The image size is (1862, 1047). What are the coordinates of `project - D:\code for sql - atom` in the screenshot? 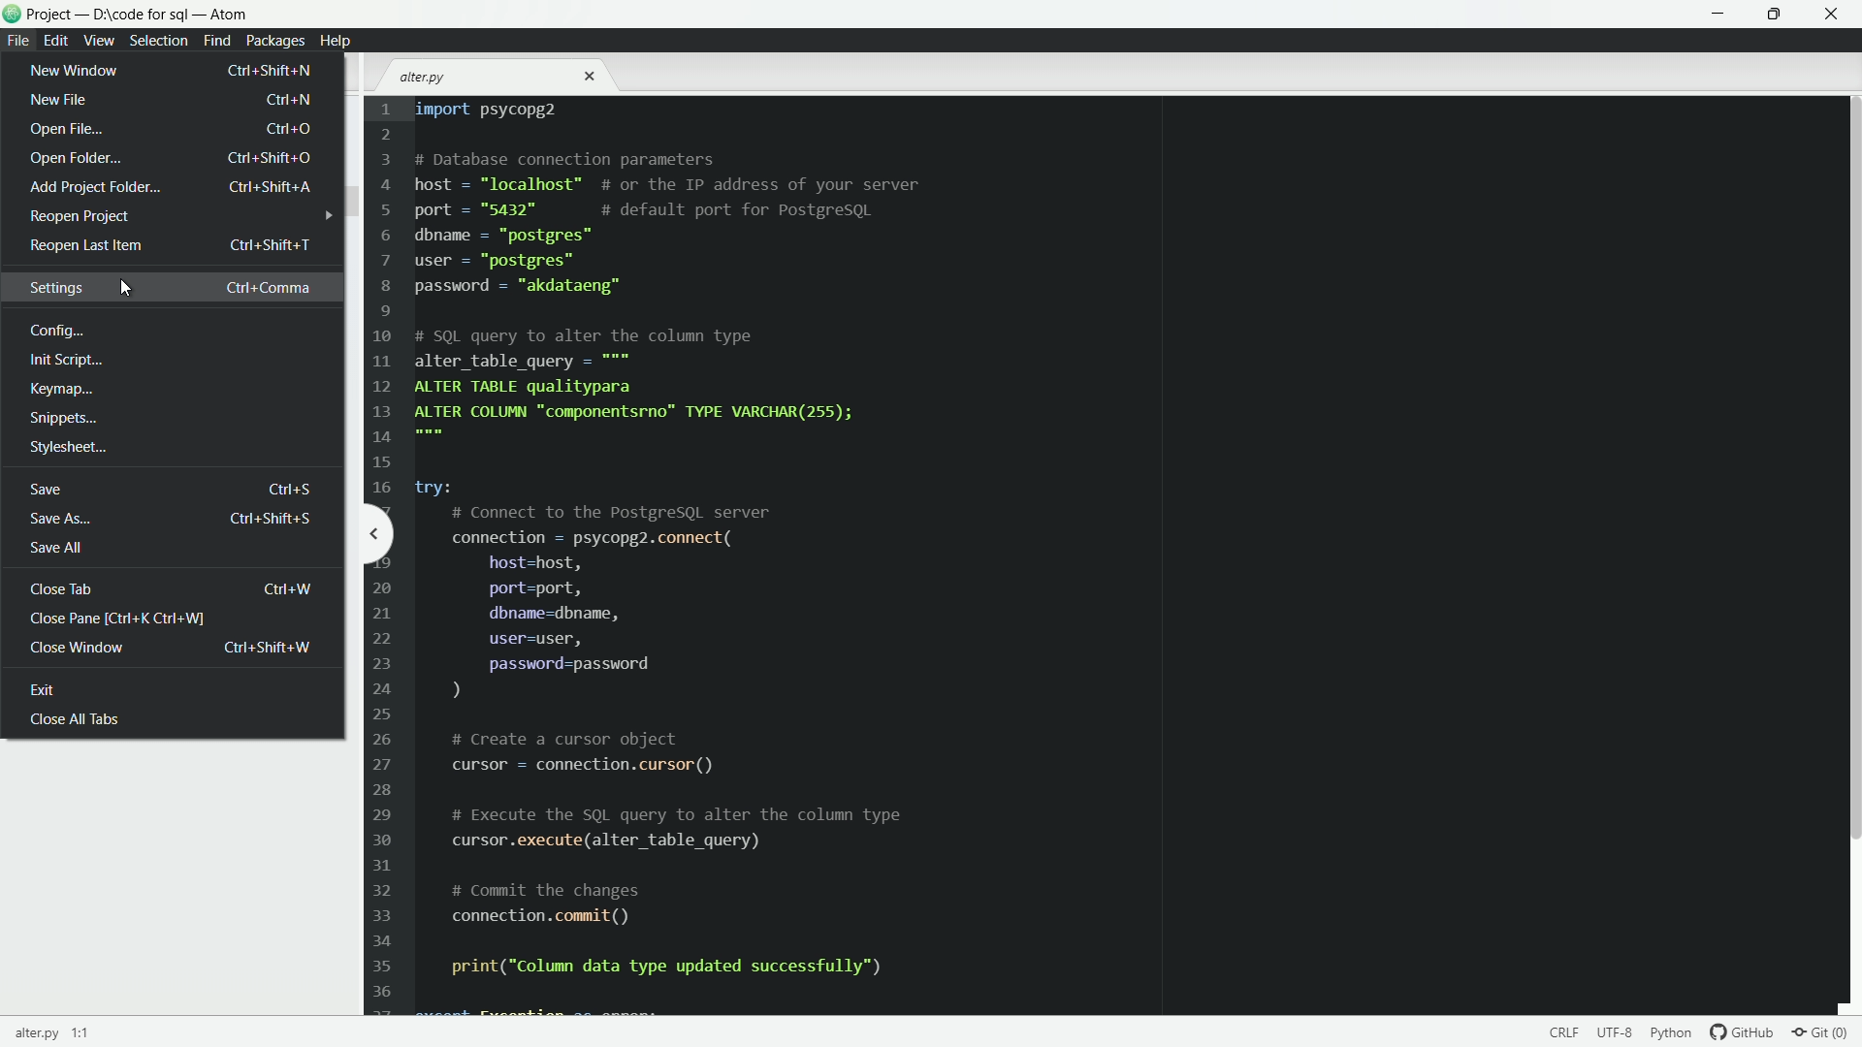 It's located at (141, 16).